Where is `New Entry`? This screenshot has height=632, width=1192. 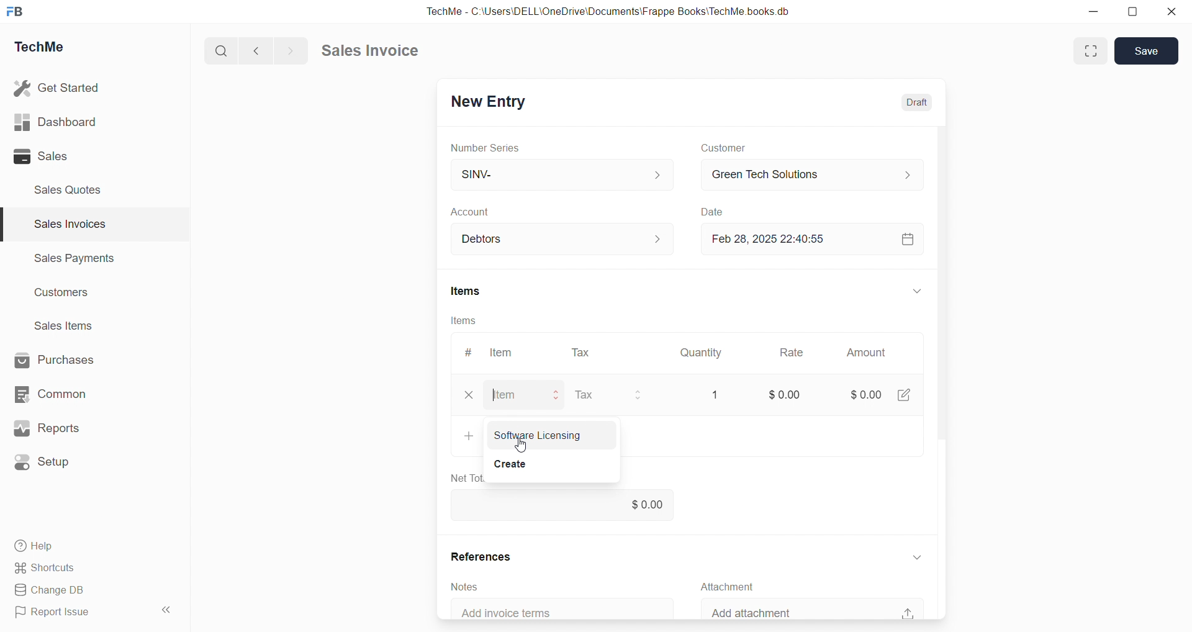
New Entry is located at coordinates (490, 102).